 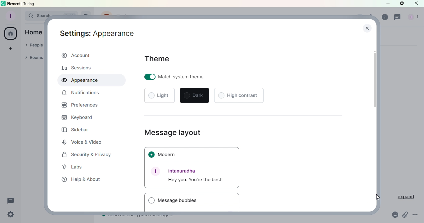 I want to click on Expand, so click(x=403, y=197).